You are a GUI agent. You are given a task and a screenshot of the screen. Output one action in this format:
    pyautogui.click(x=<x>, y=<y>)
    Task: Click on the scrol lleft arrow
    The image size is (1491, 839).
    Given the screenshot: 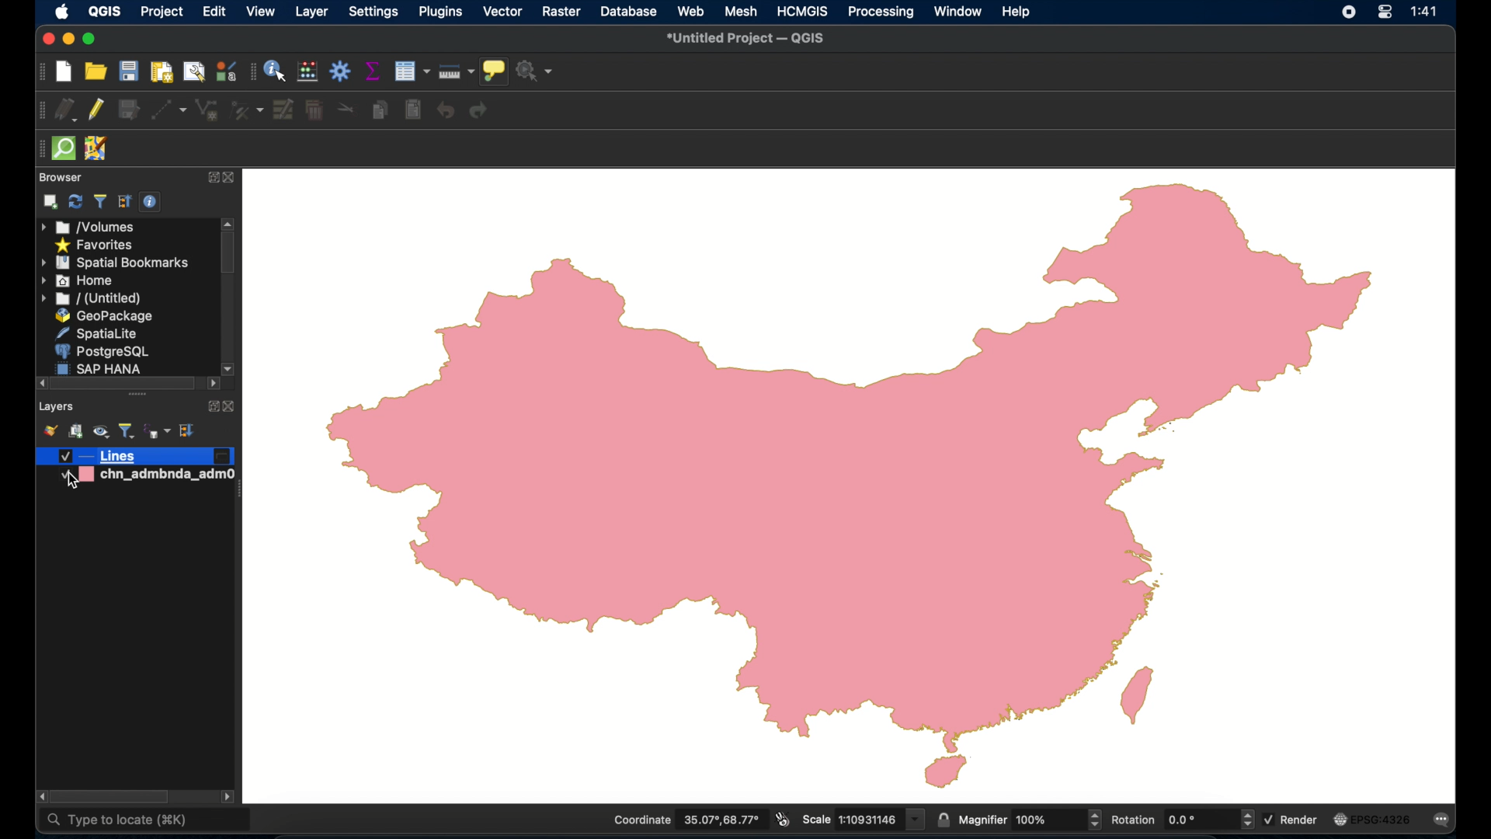 What is the action you would take?
    pyautogui.click(x=212, y=385)
    